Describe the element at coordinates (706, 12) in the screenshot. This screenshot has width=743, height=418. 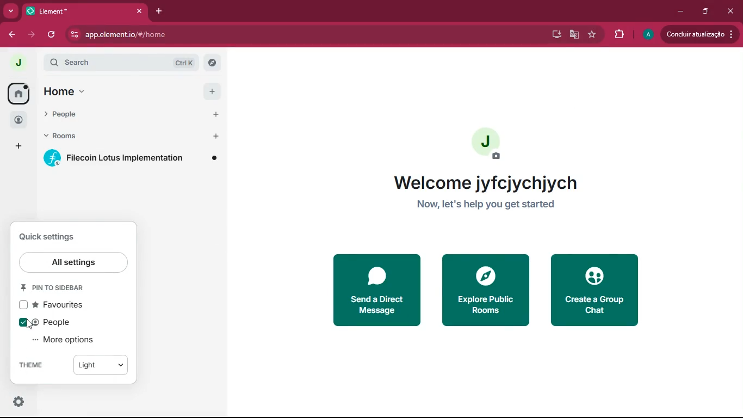
I see `maximize` at that location.